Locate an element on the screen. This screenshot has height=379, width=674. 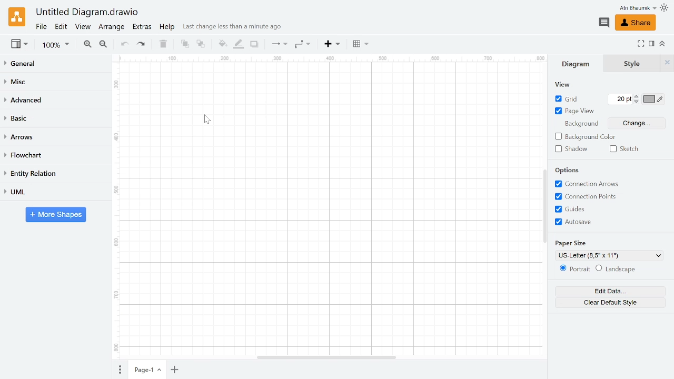
Ruler added to the canvas is located at coordinates (325, 204).